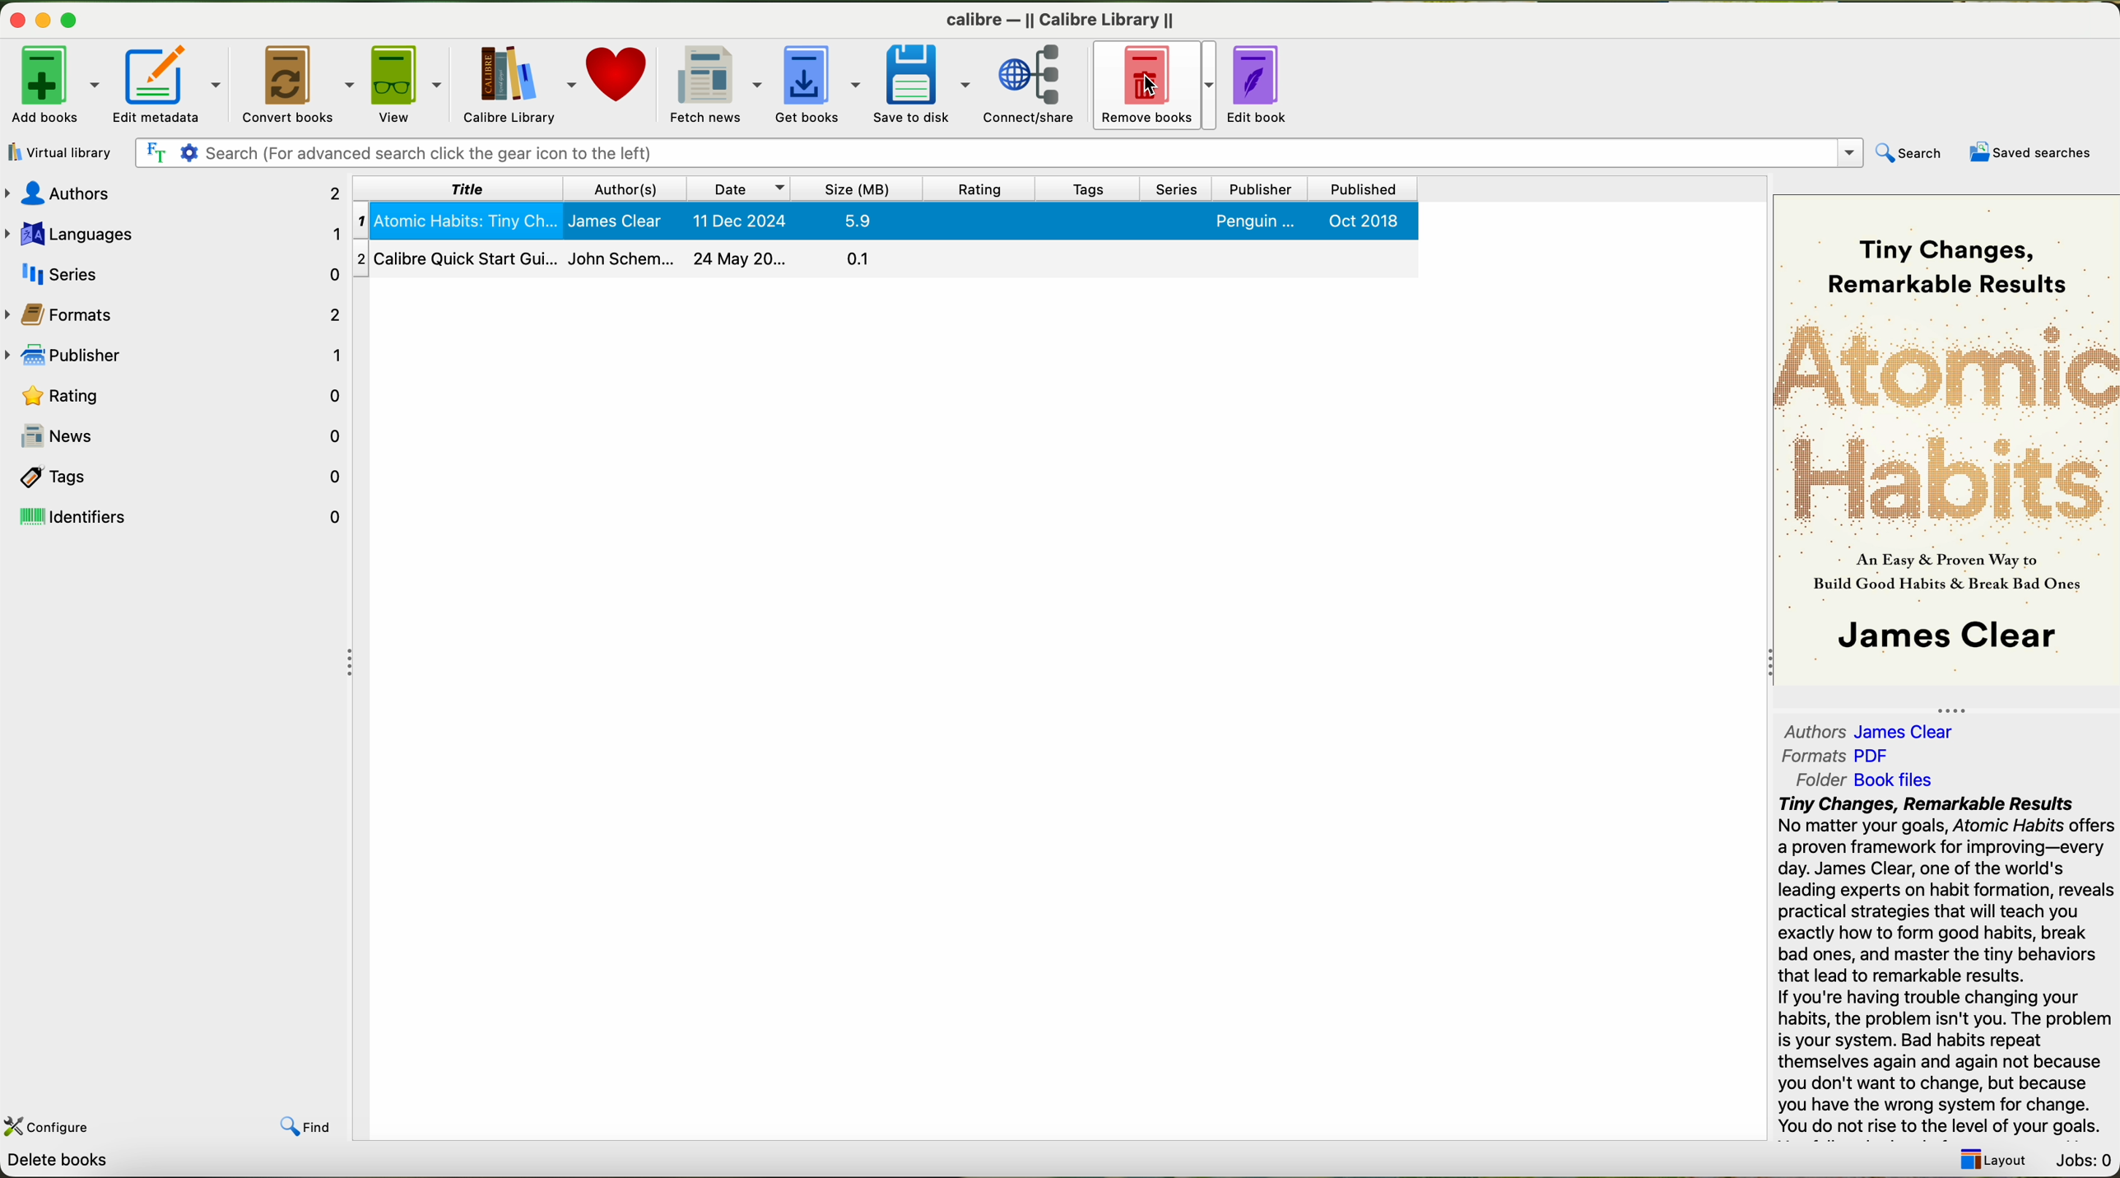  What do you see at coordinates (72, 16) in the screenshot?
I see `maximize program` at bounding box center [72, 16].